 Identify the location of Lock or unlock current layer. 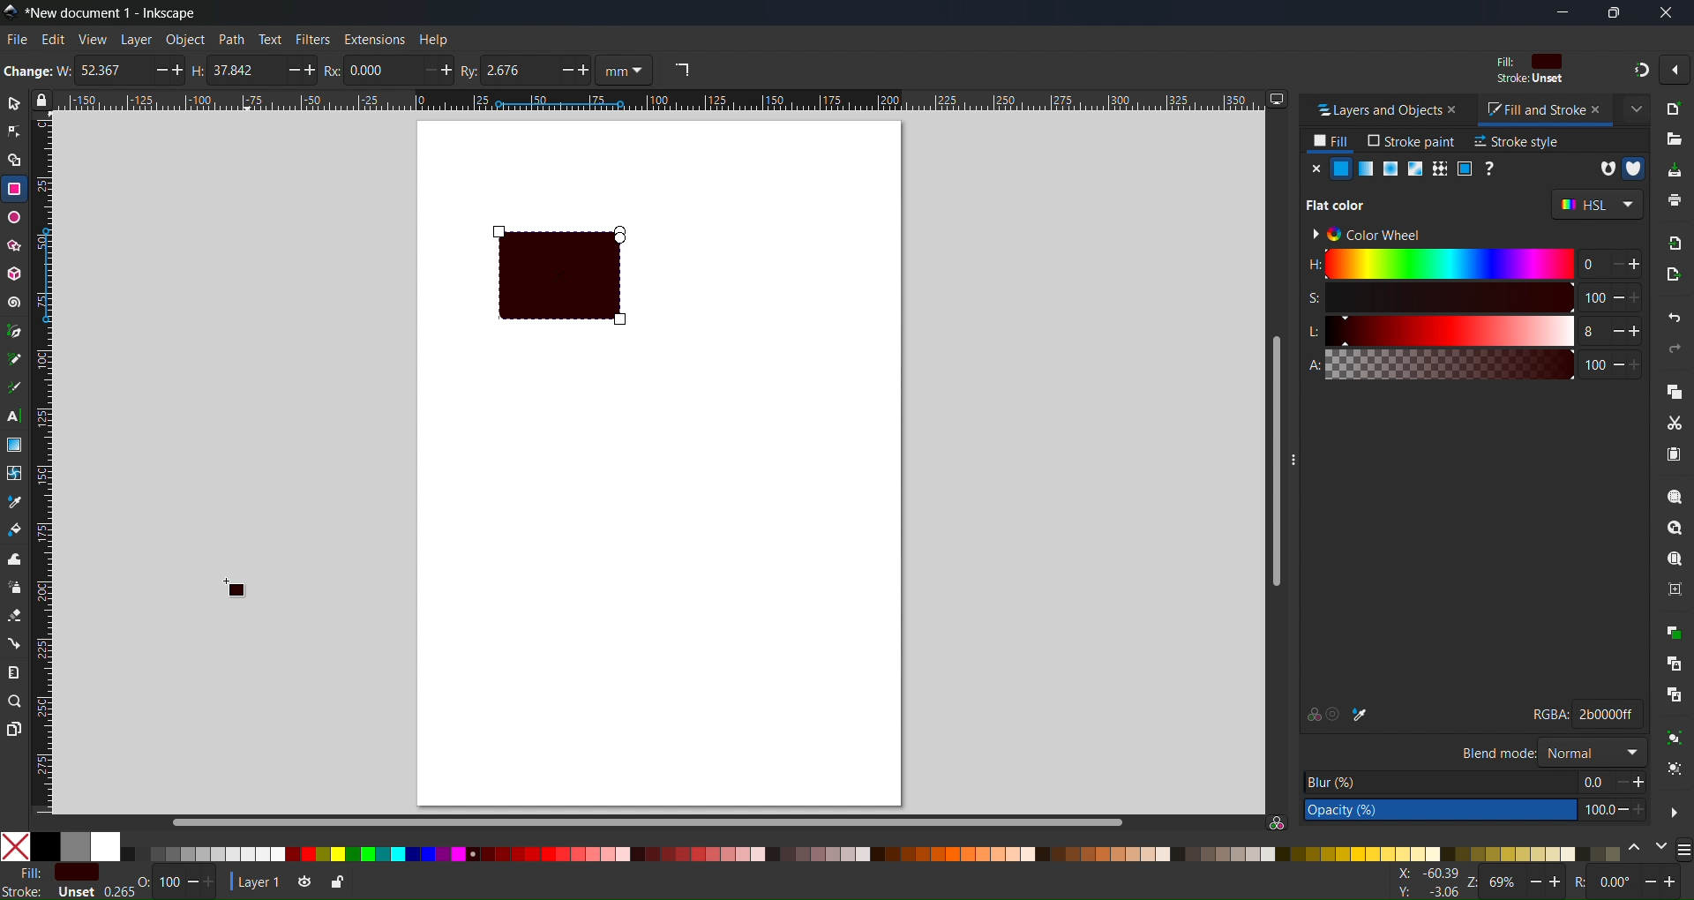
(335, 884).